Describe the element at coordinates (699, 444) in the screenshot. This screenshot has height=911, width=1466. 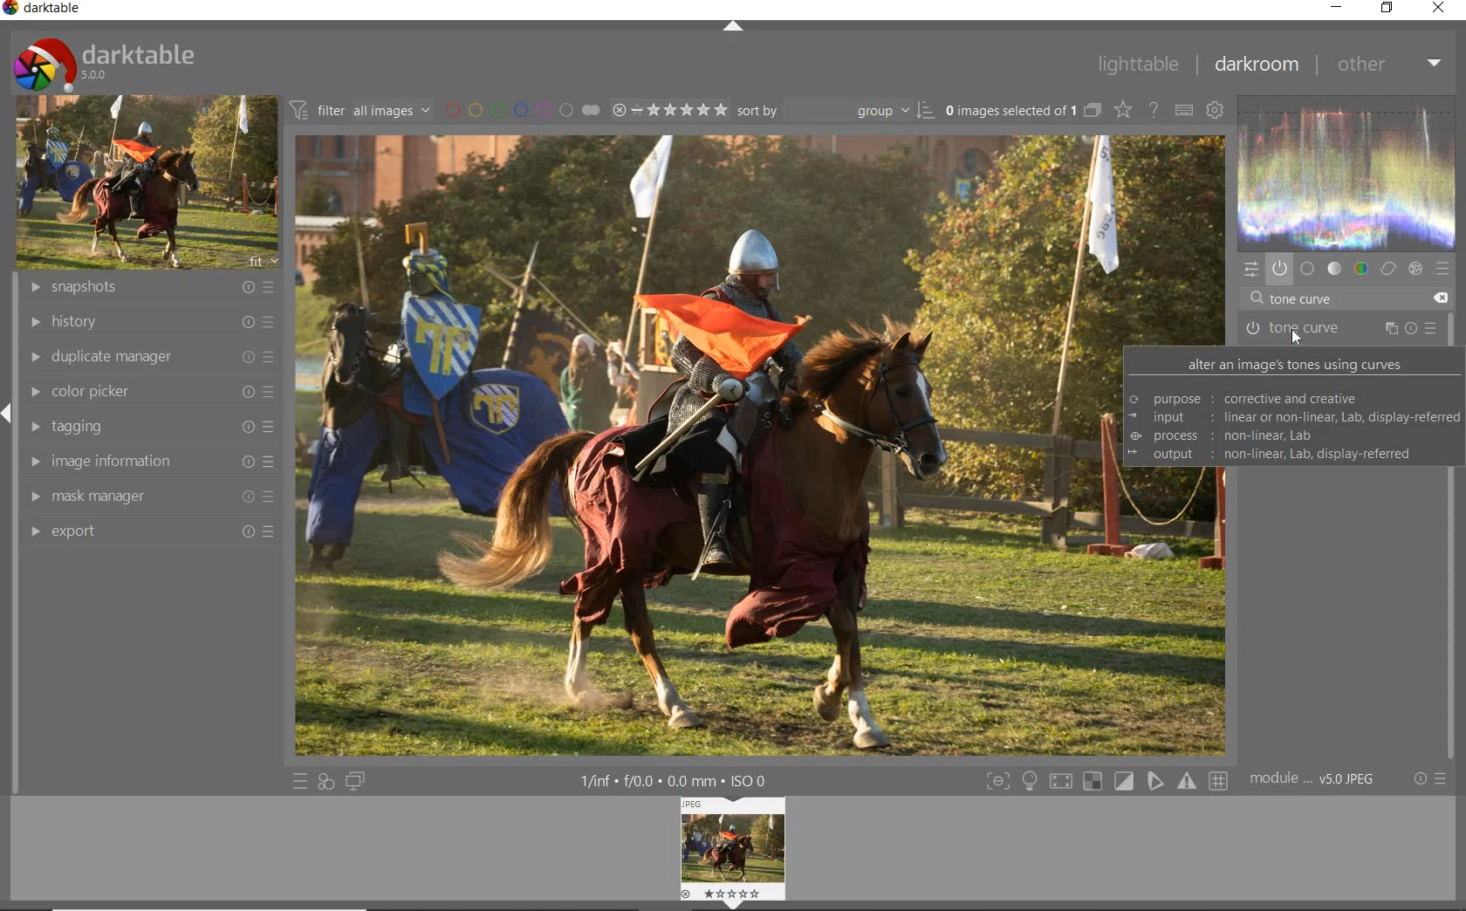
I see `selected image` at that location.